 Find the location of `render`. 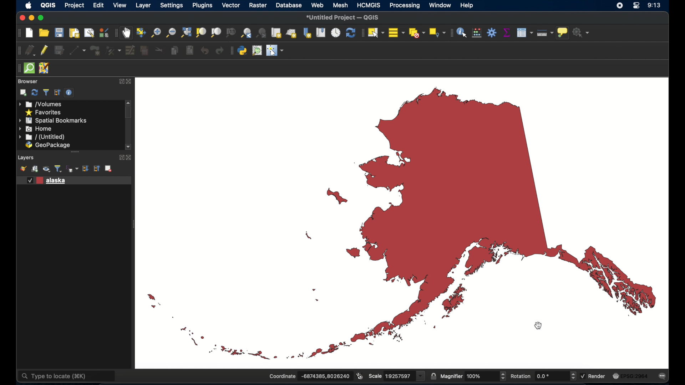

render is located at coordinates (593, 376).